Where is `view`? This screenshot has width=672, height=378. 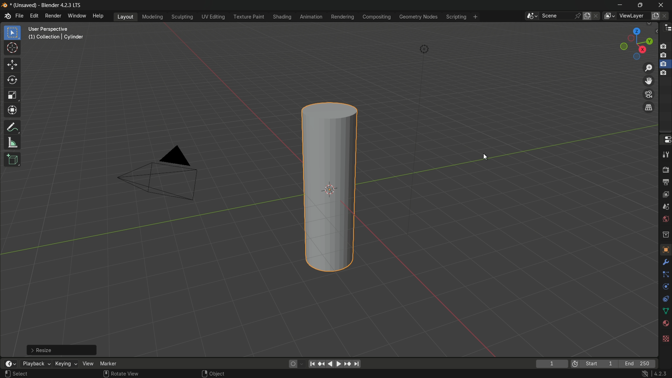 view is located at coordinates (88, 364).